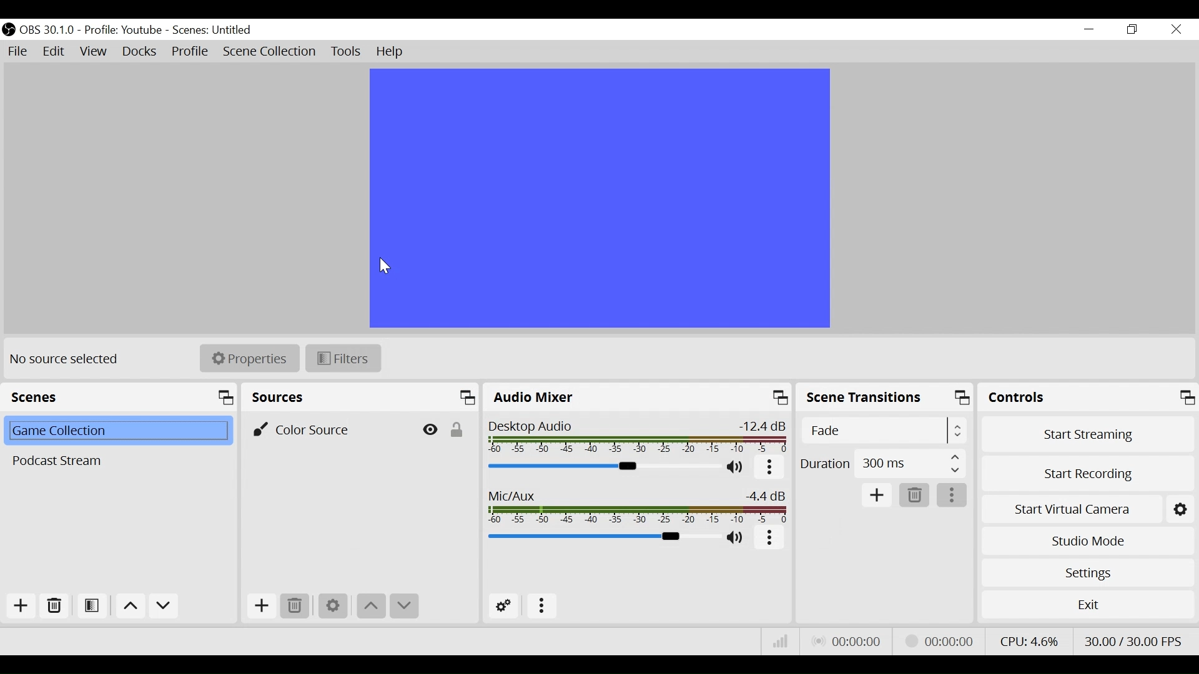  I want to click on Desktop Audio, so click(639, 436).